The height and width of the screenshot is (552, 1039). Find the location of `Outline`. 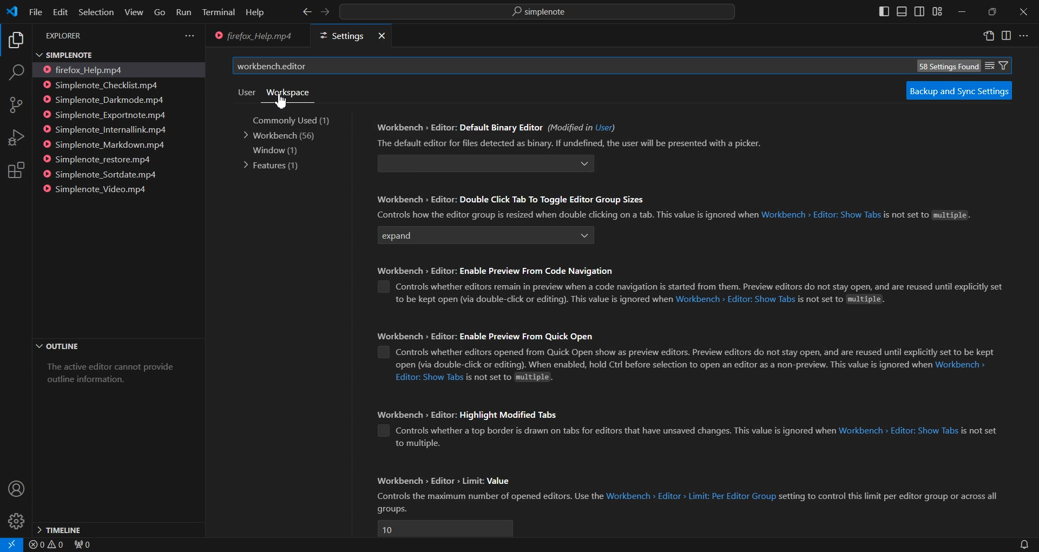

Outline is located at coordinates (117, 347).